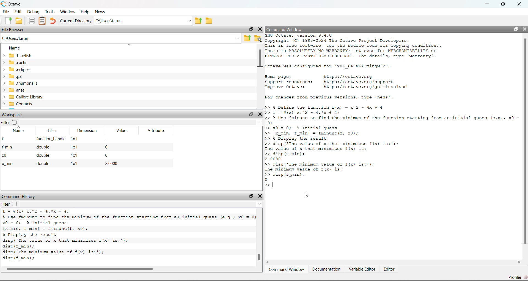 The width and height of the screenshot is (528, 281). Describe the element at coordinates (33, 12) in the screenshot. I see `Debug` at that location.